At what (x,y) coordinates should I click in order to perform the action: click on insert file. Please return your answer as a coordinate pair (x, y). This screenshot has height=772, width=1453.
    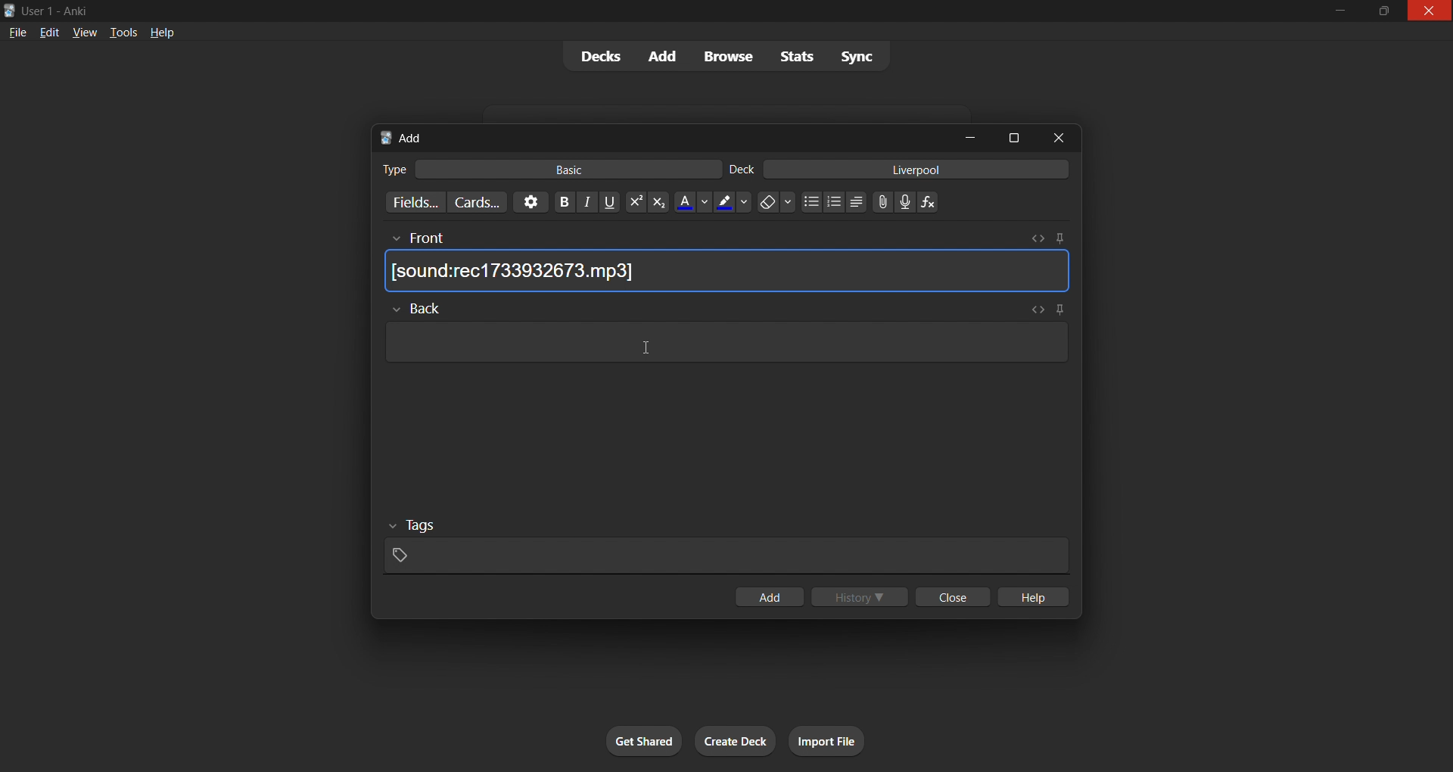
    Looking at the image, I should click on (878, 200).